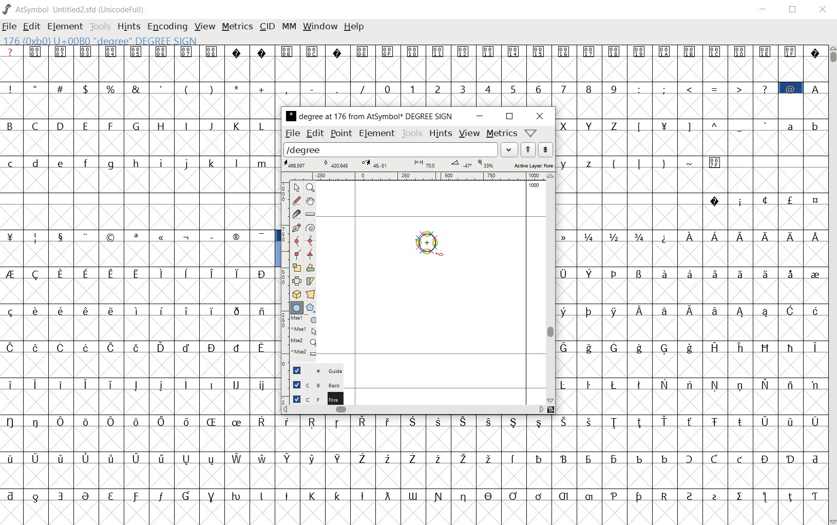 The width and height of the screenshot is (837, 525). Describe the element at coordinates (140, 272) in the screenshot. I see `special letters` at that location.